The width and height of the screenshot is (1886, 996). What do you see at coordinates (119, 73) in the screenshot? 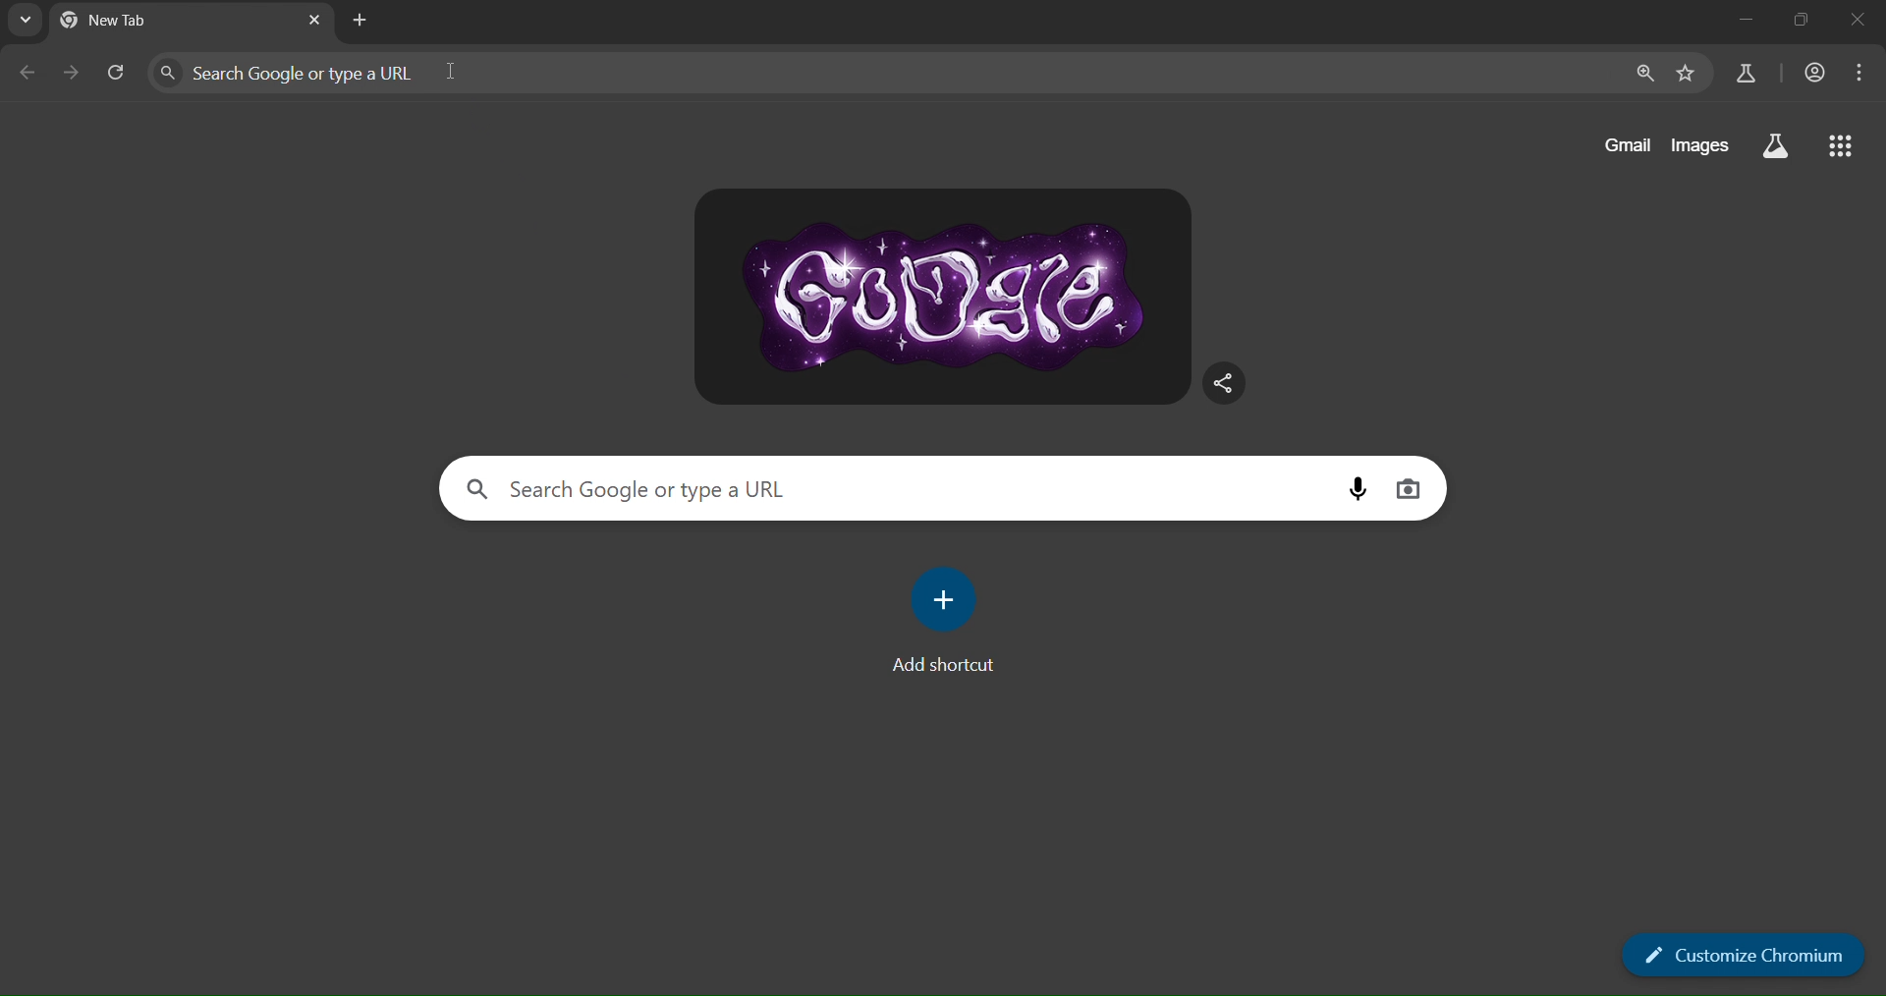
I see `reload page` at bounding box center [119, 73].